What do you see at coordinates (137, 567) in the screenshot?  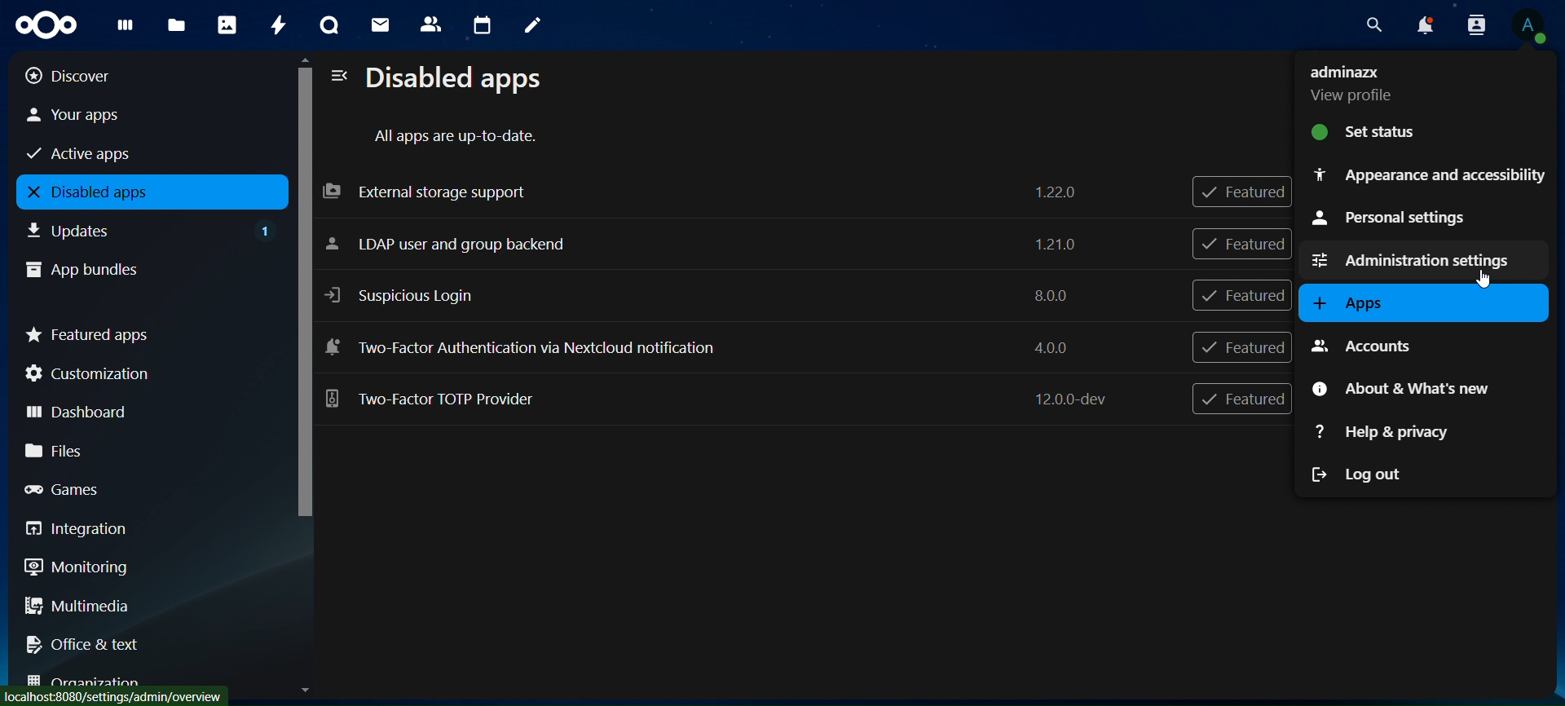 I see `monitoring` at bounding box center [137, 567].